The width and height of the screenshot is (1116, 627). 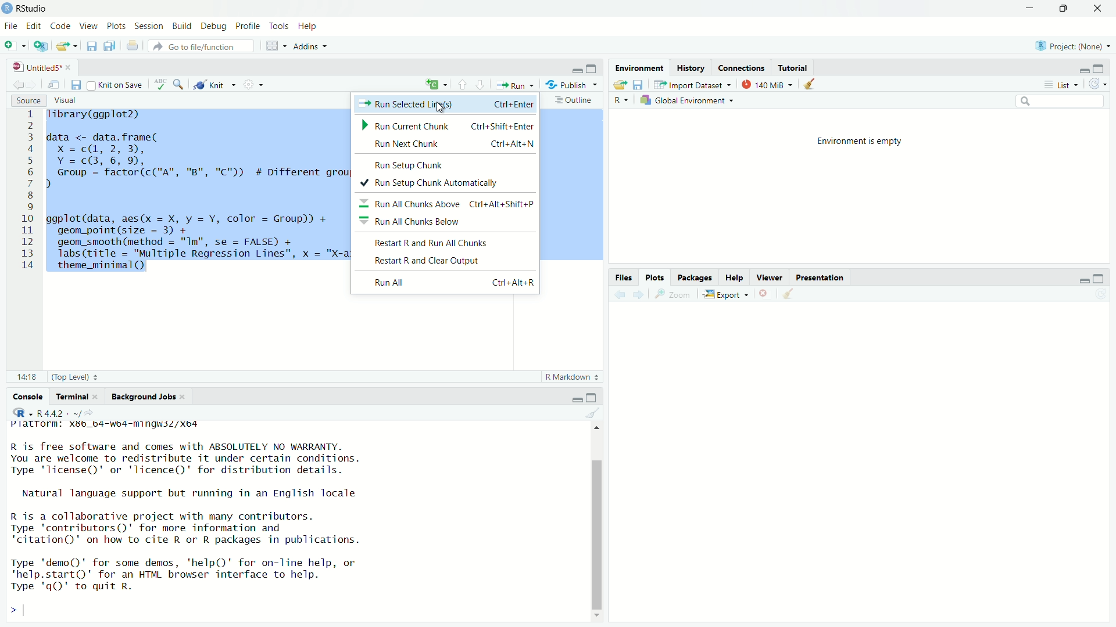 What do you see at coordinates (41, 66) in the screenshot?
I see `| UntitledS* «` at bounding box center [41, 66].